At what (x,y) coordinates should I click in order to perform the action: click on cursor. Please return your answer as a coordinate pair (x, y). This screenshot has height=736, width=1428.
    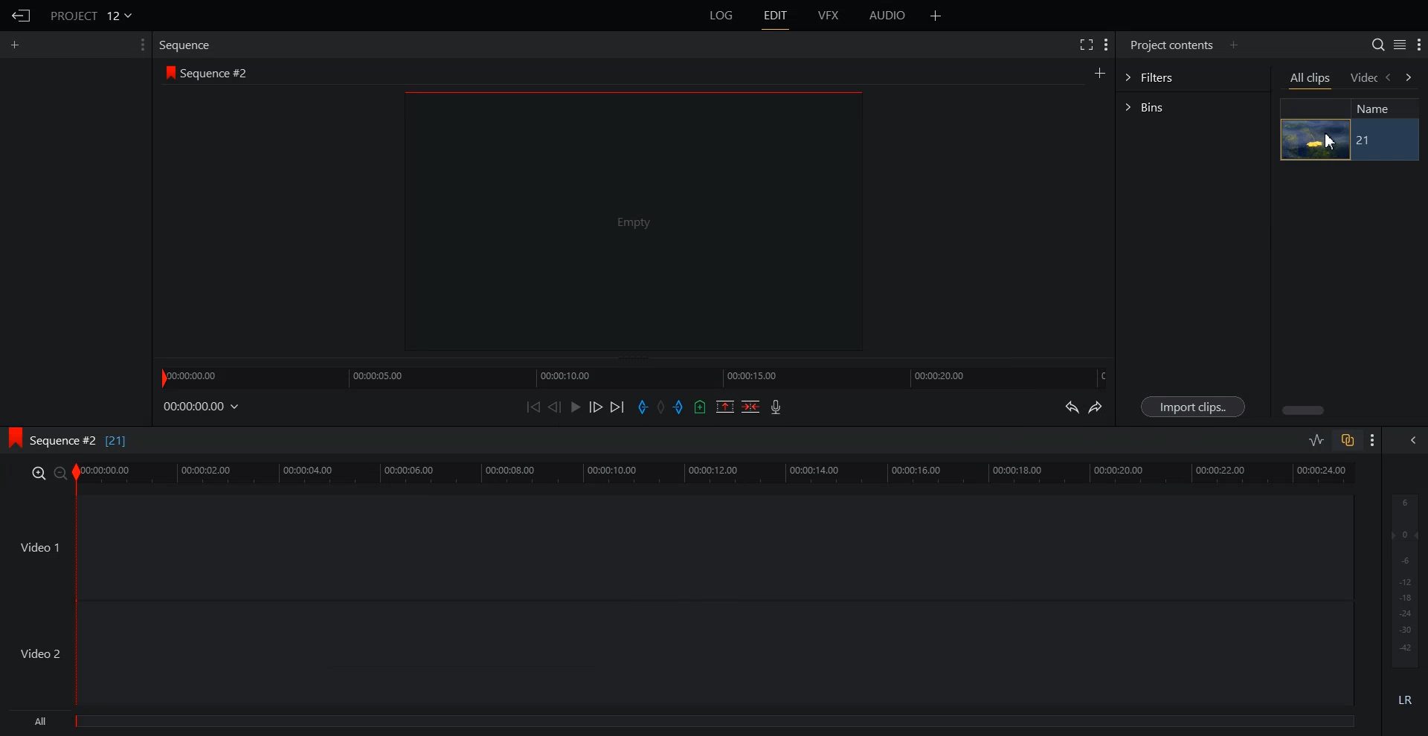
    Looking at the image, I should click on (1329, 141).